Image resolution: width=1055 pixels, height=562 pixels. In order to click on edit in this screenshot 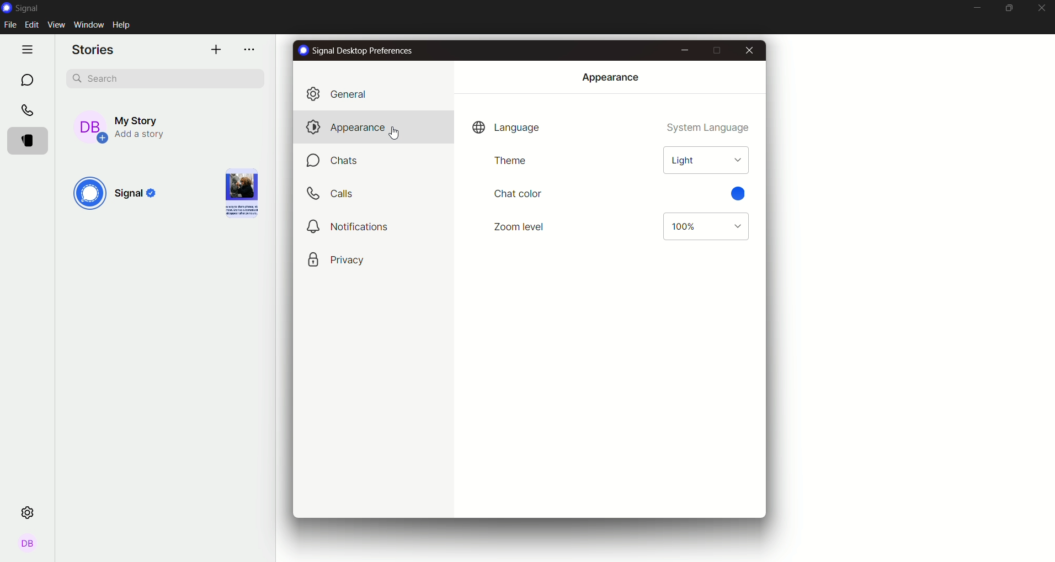, I will do `click(33, 26)`.